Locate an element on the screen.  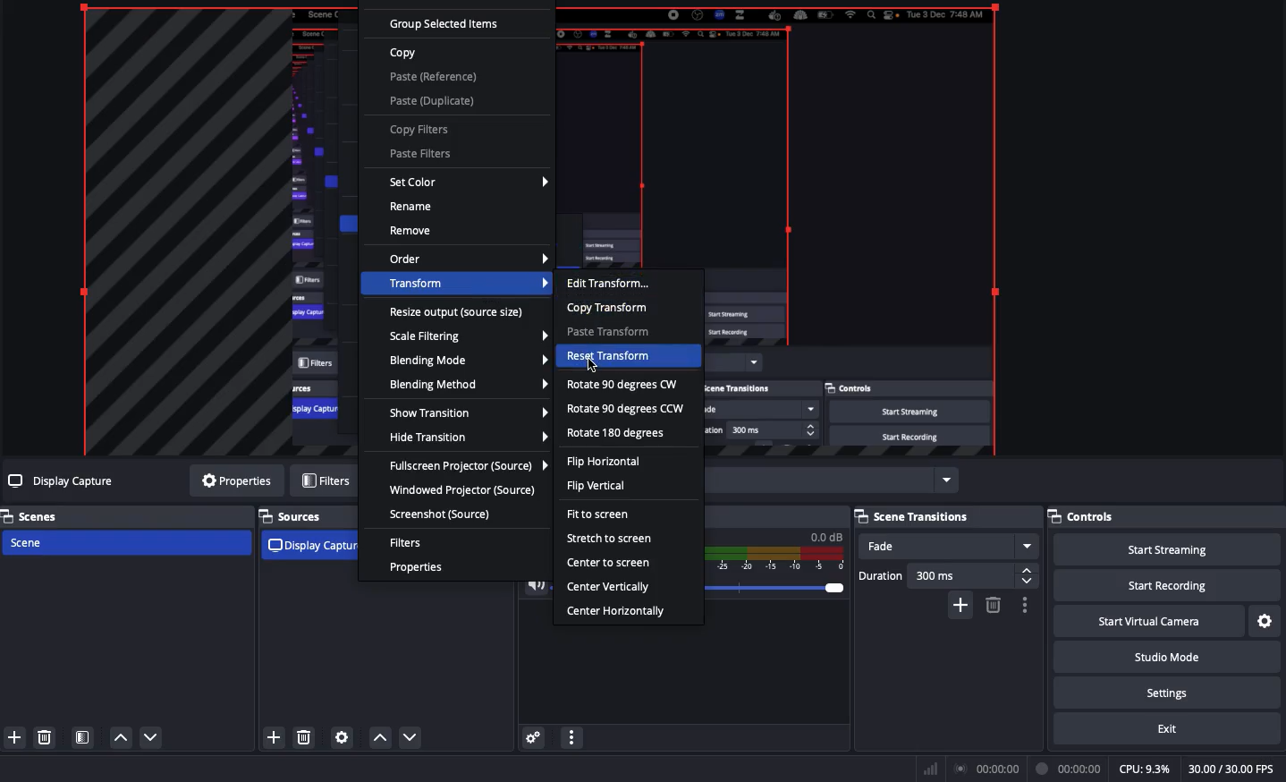
Rename is located at coordinates (415, 207).